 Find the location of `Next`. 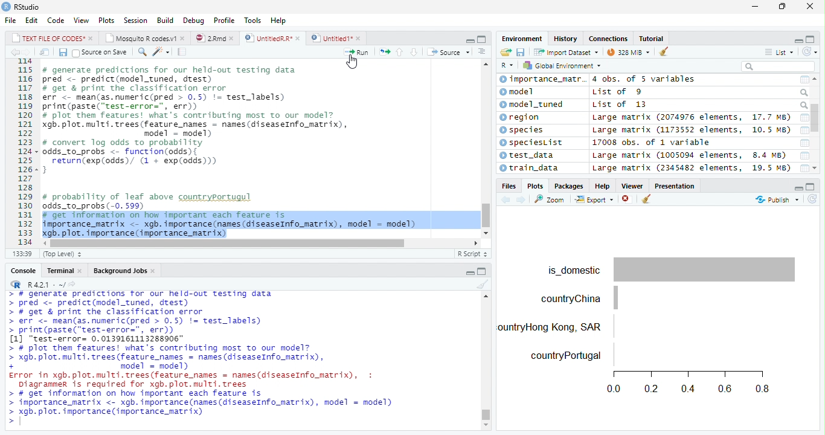

Next is located at coordinates (521, 200).